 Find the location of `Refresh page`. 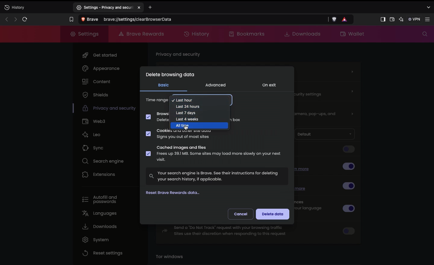

Refresh page is located at coordinates (25, 19).